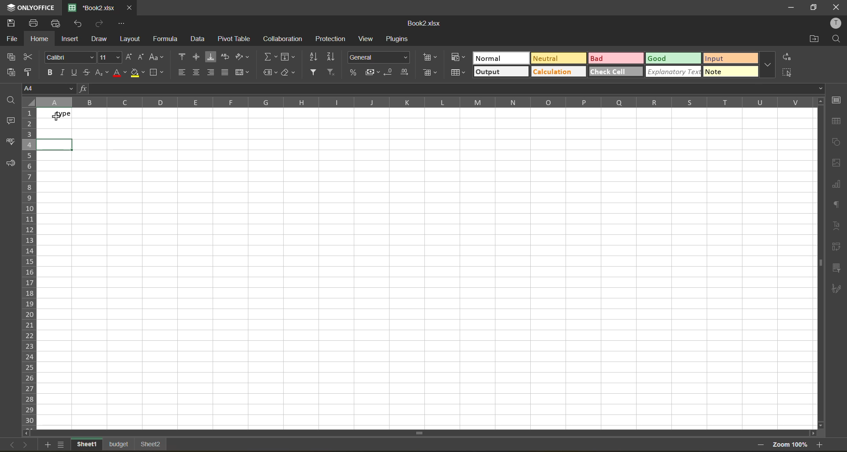  What do you see at coordinates (269, 57) in the screenshot?
I see `summation` at bounding box center [269, 57].